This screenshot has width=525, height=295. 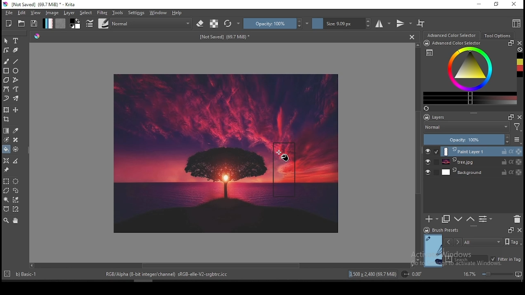 What do you see at coordinates (191, 153) in the screenshot?
I see `Image` at bounding box center [191, 153].